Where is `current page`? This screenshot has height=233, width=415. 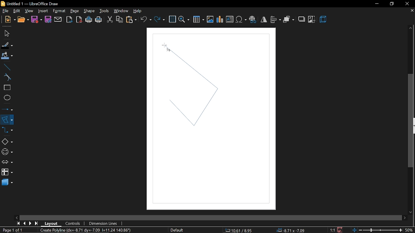
current page is located at coordinates (14, 230).